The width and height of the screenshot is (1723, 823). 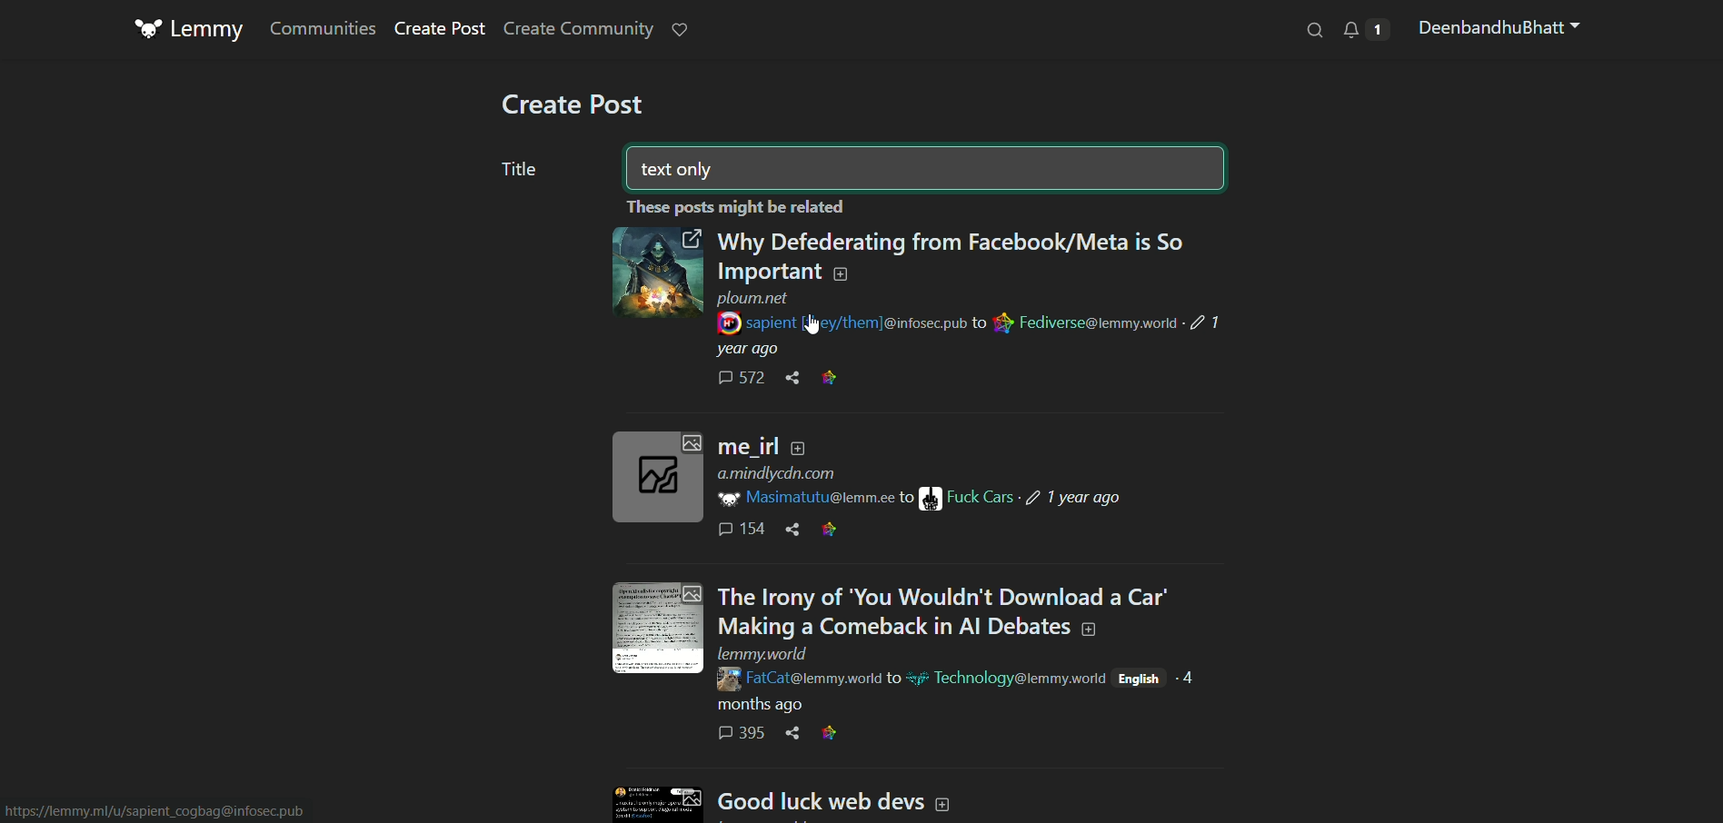 What do you see at coordinates (322, 28) in the screenshot?
I see `communities` at bounding box center [322, 28].